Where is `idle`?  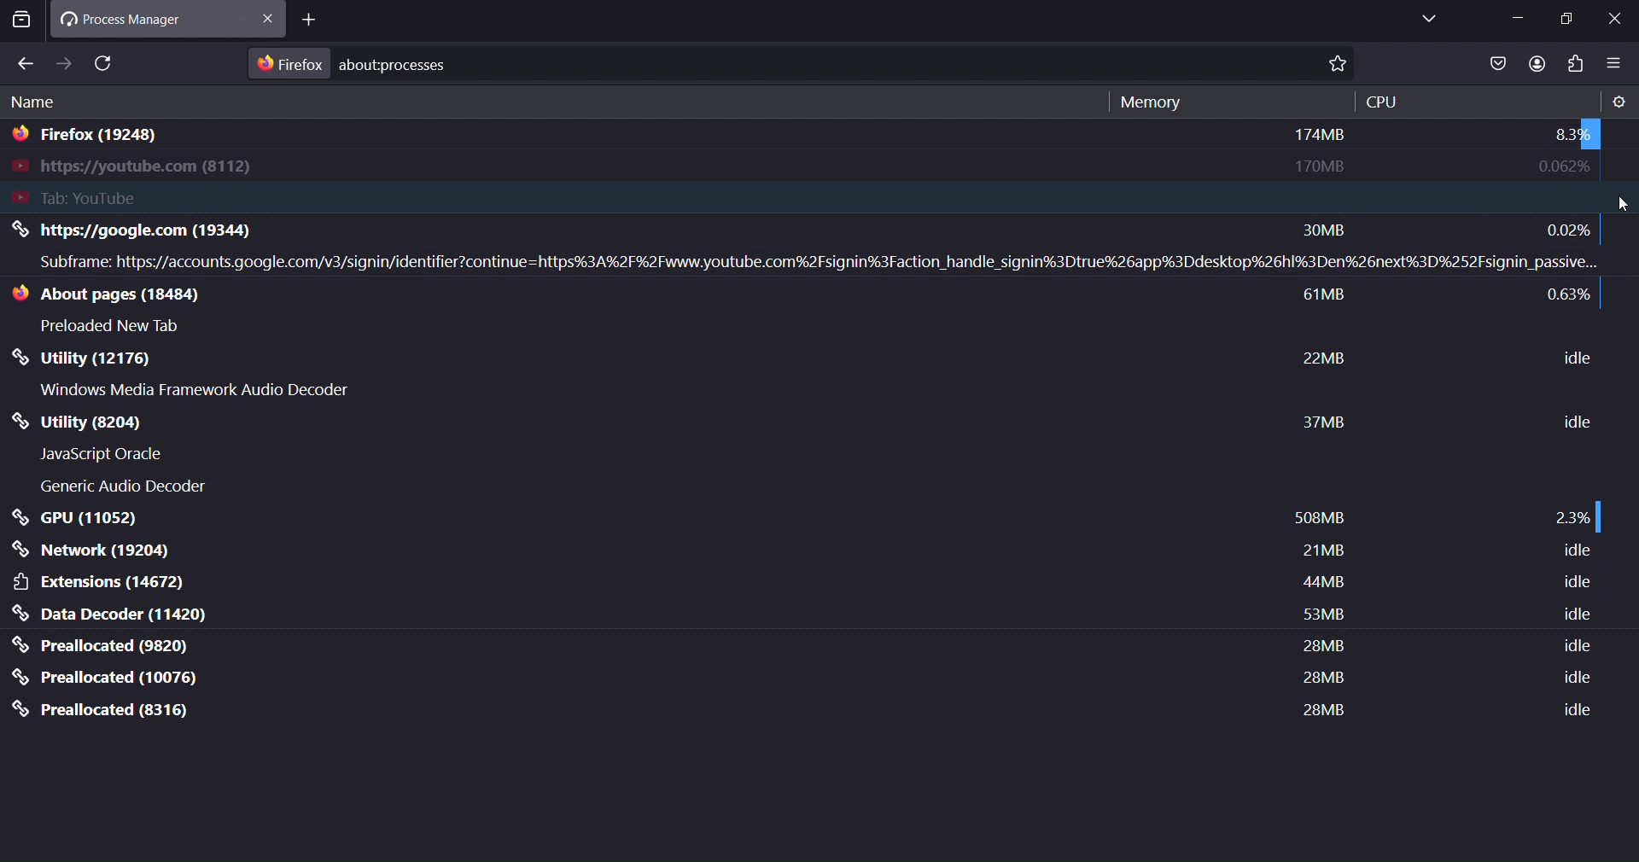 idle is located at coordinates (1575, 582).